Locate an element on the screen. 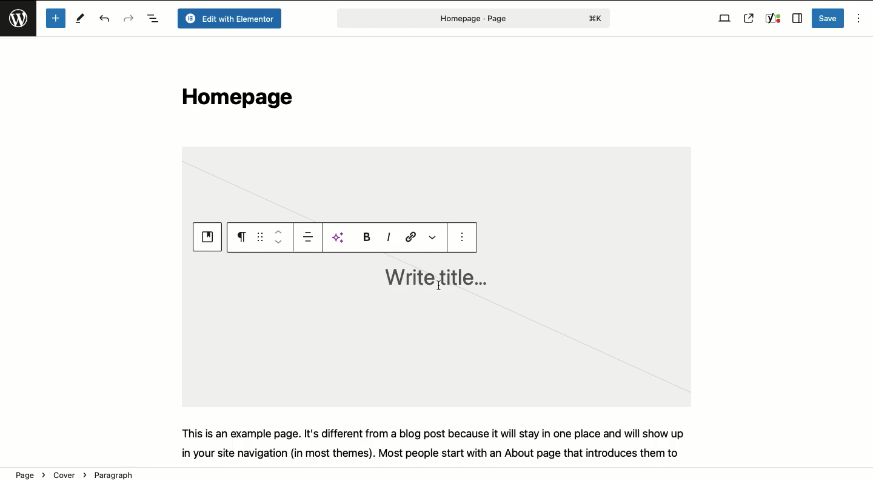 This screenshot has height=481, width=873. Page is located at coordinates (472, 18).